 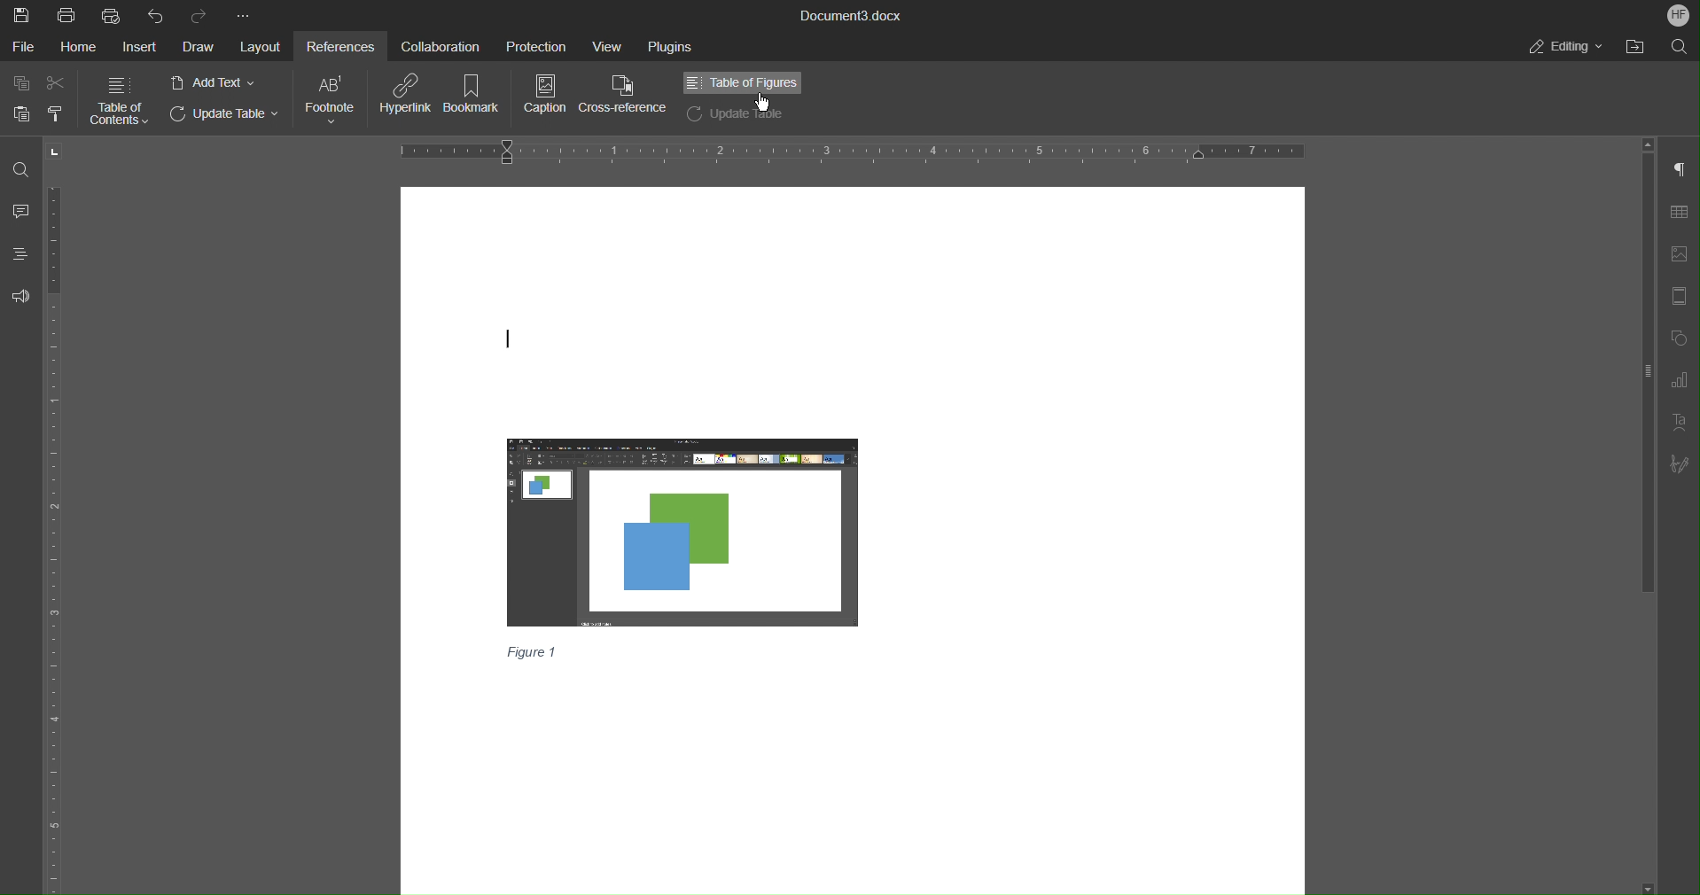 I want to click on Paste, so click(x=17, y=113).